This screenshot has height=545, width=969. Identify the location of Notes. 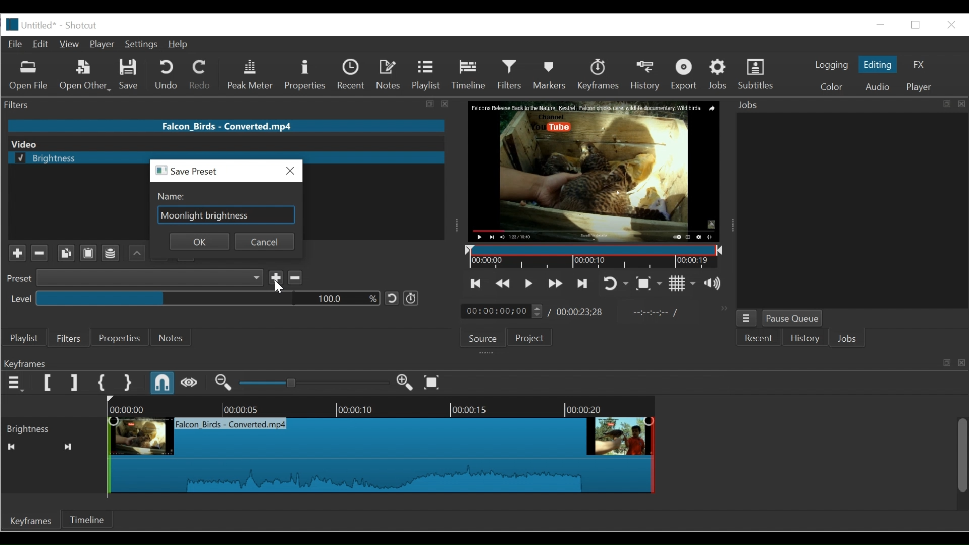
(389, 74).